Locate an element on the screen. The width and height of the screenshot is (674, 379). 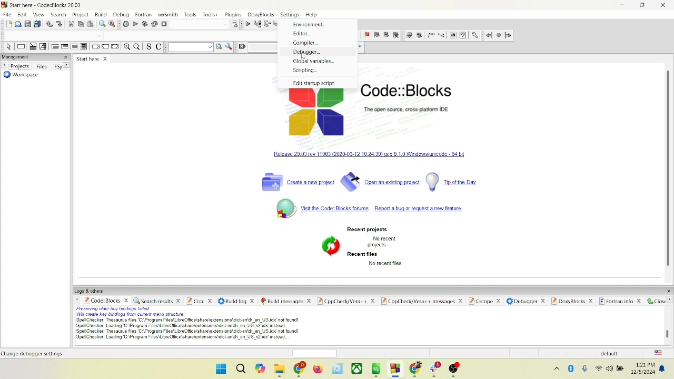
project is located at coordinates (80, 14).